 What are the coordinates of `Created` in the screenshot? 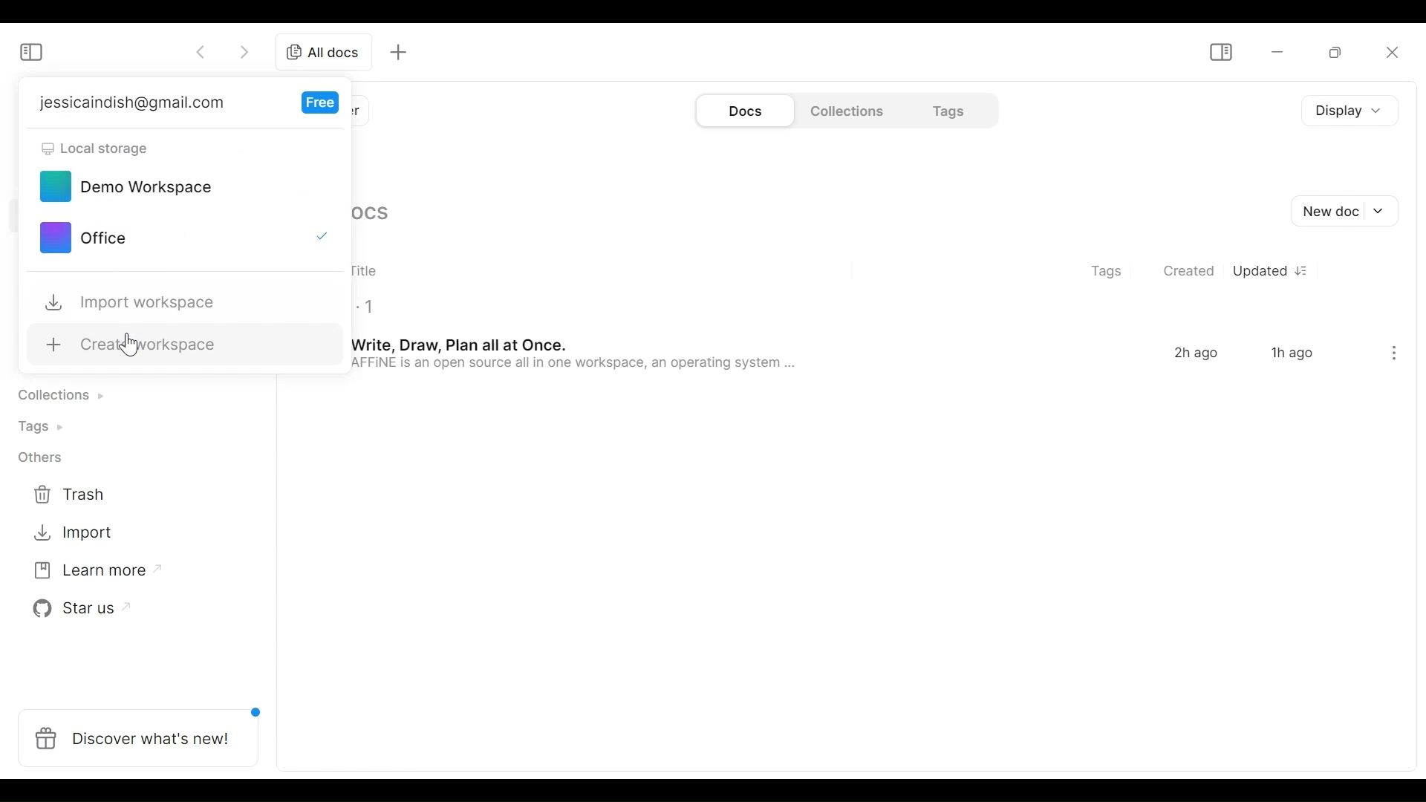 It's located at (1191, 272).